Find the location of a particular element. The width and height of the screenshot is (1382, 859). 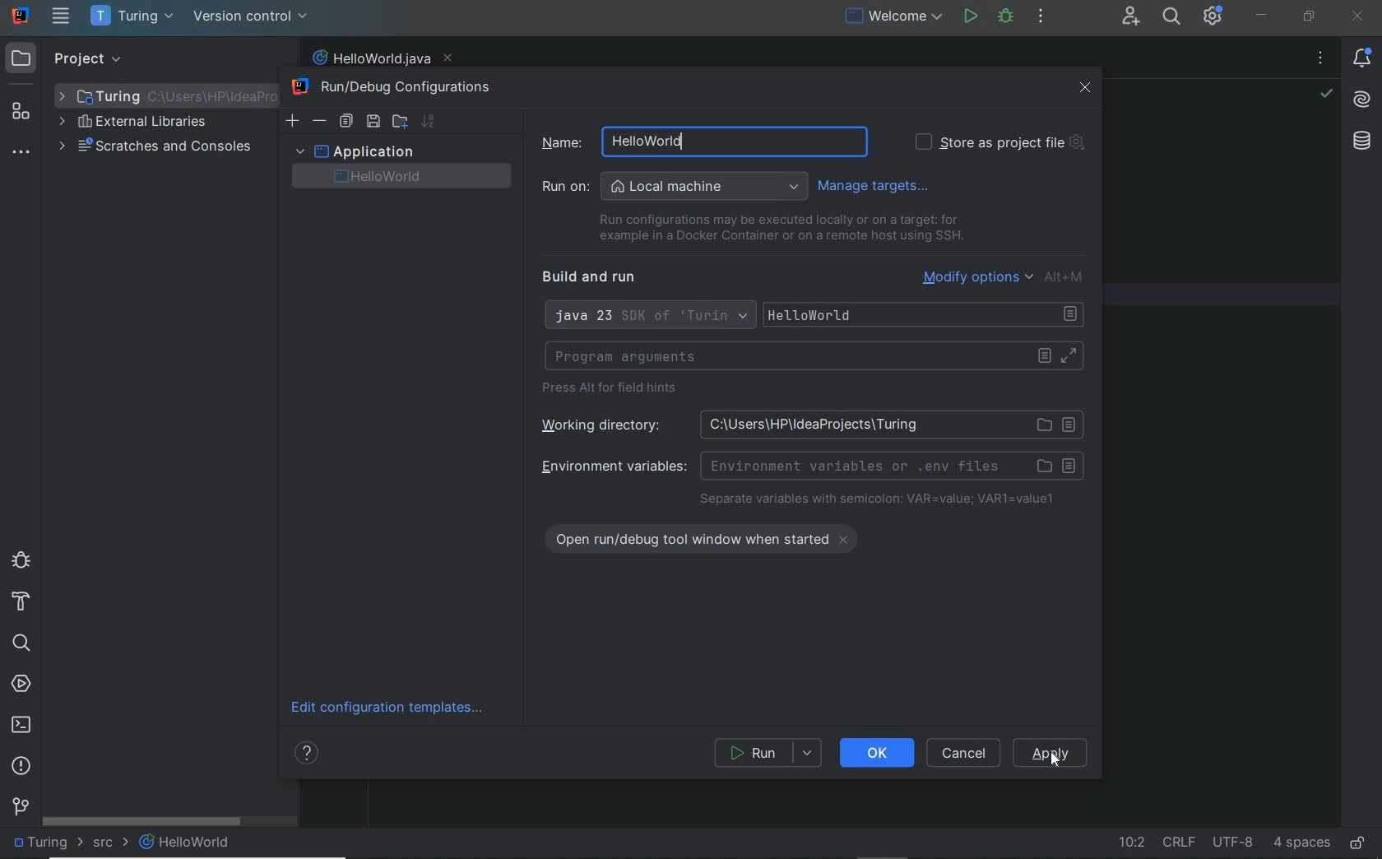

terminal is located at coordinates (21, 724).